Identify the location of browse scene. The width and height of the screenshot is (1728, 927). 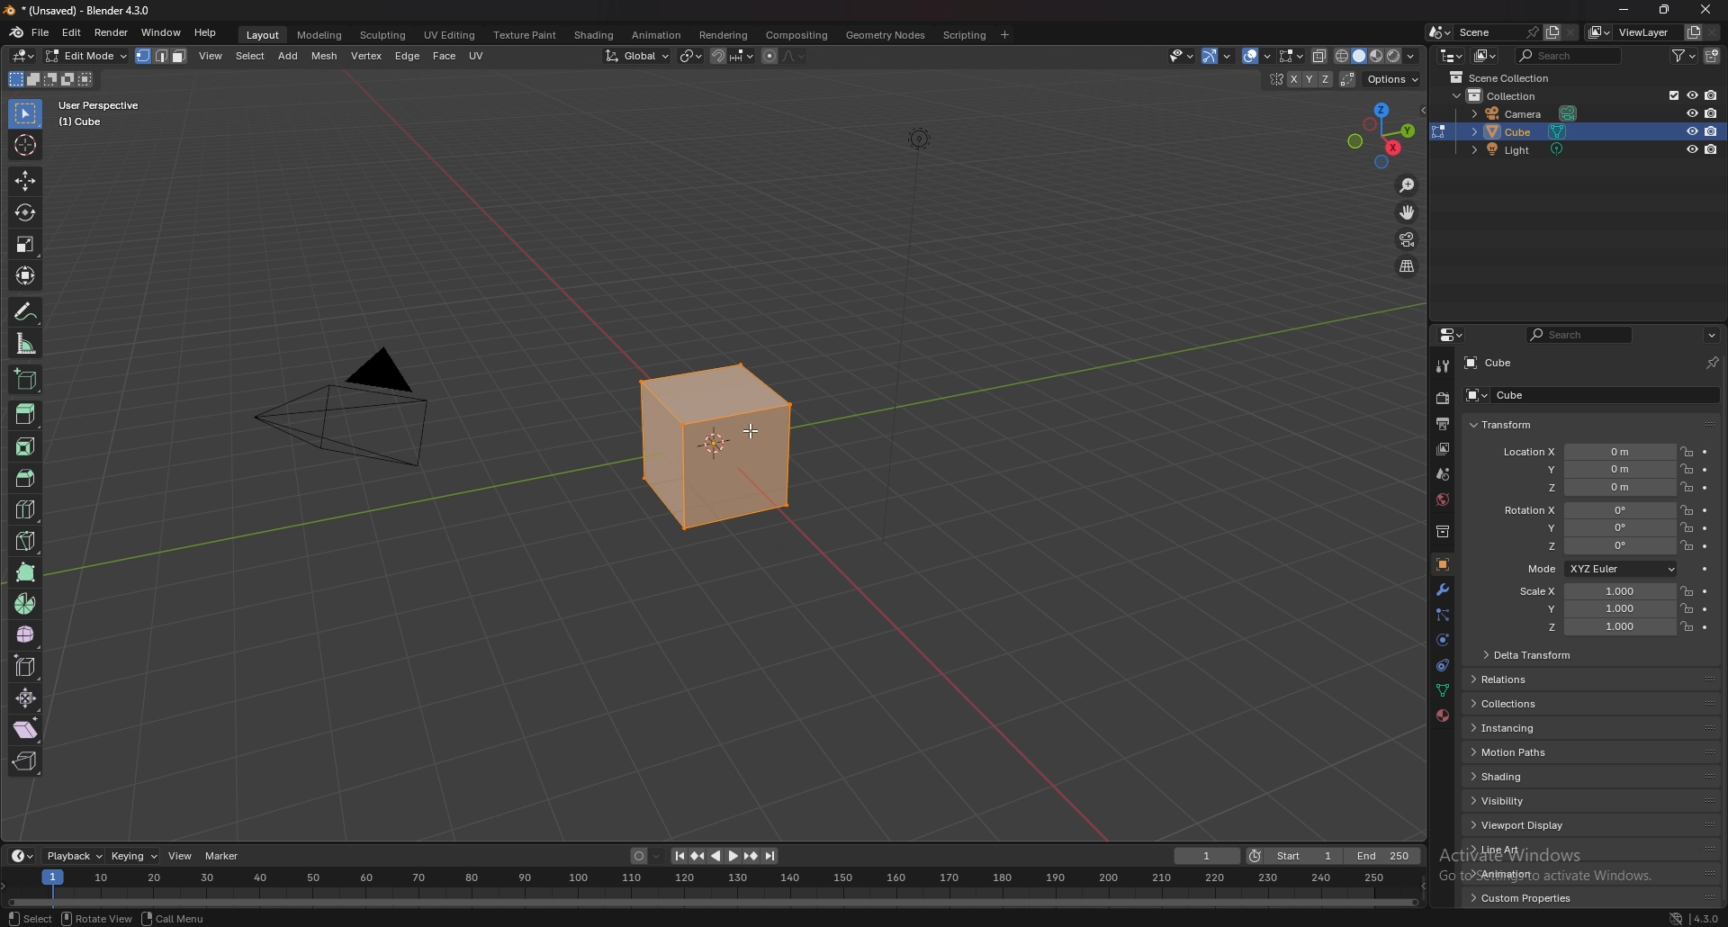
(1440, 32).